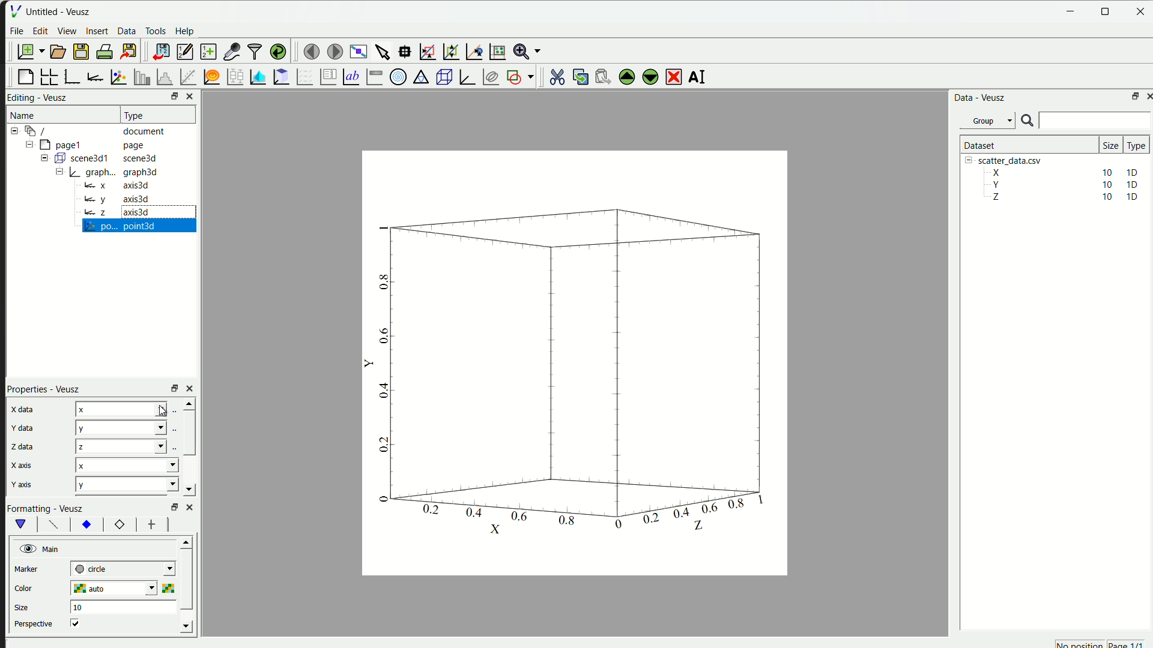 Image resolution: width=1153 pixels, height=648 pixels. What do you see at coordinates (256, 76) in the screenshot?
I see `plot dataset` at bounding box center [256, 76].